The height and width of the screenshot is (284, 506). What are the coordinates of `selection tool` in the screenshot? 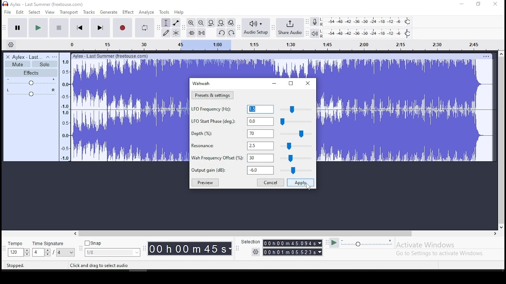 It's located at (166, 22).